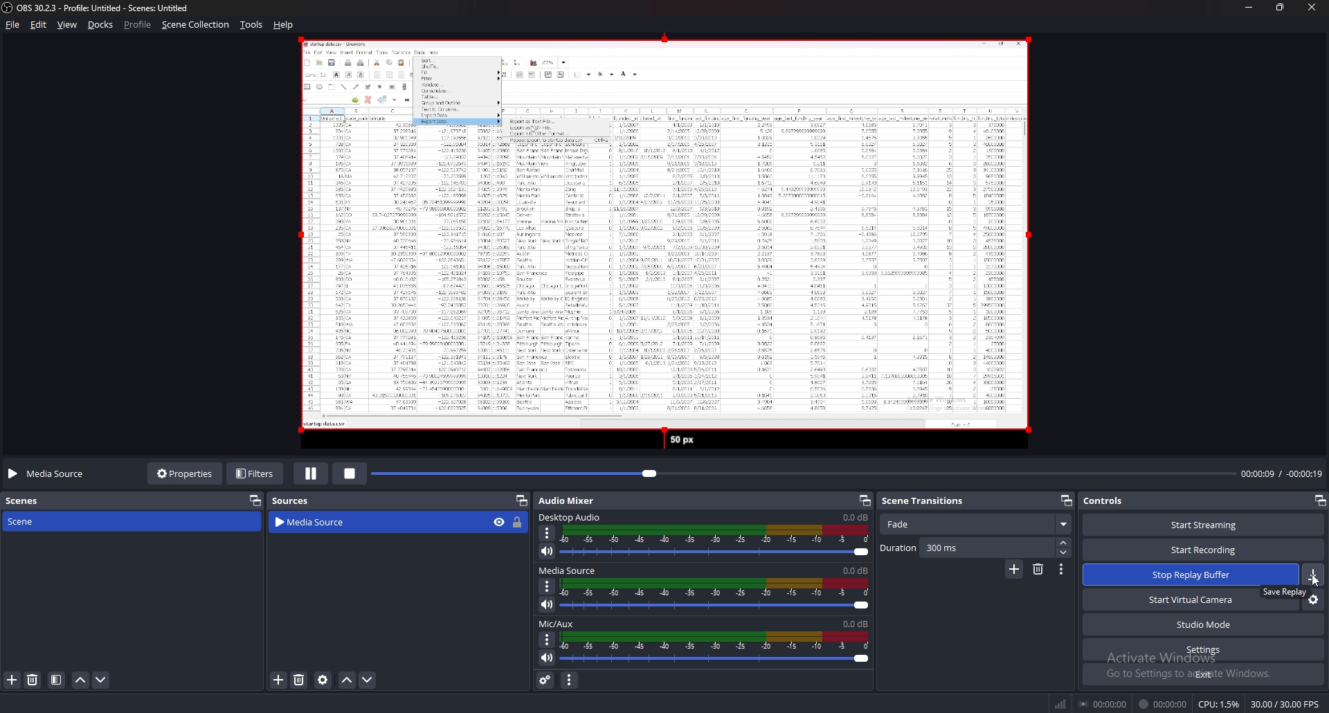 This screenshot has height=713, width=1329. What do you see at coordinates (548, 604) in the screenshot?
I see `mute` at bounding box center [548, 604].